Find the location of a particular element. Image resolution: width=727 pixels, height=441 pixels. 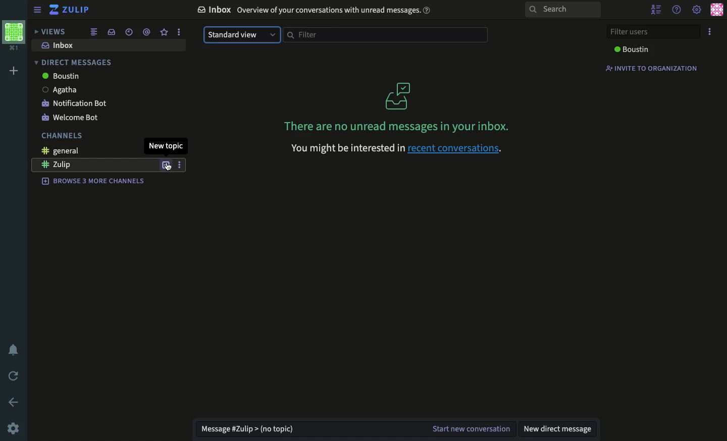

start new conversation is located at coordinates (470, 426).